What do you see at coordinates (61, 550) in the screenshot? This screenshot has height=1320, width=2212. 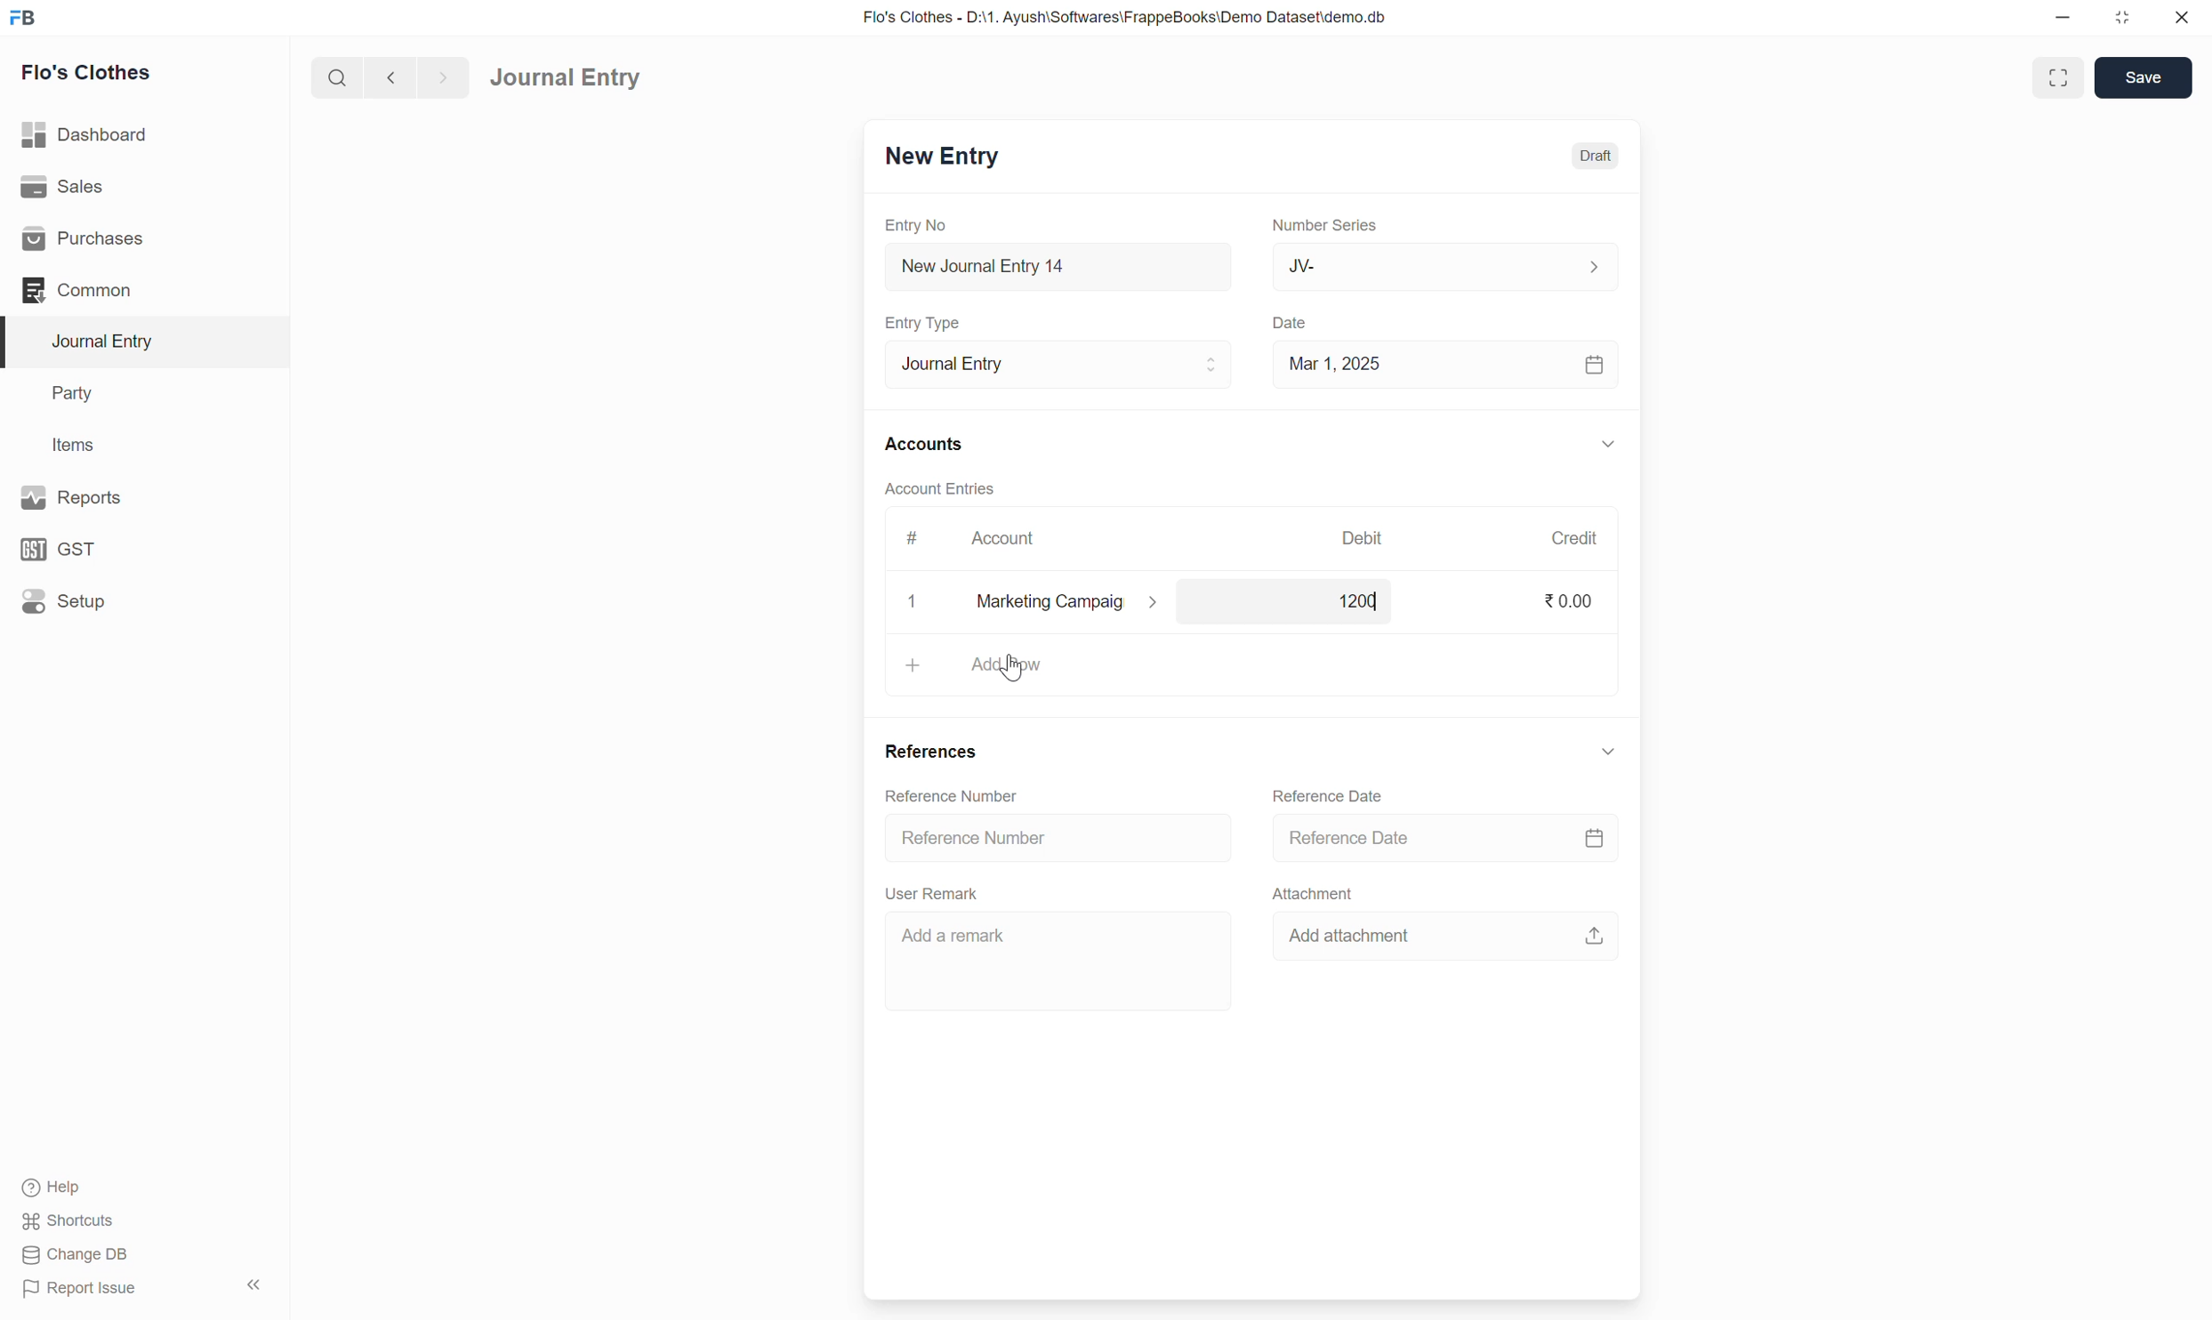 I see `GST` at bounding box center [61, 550].